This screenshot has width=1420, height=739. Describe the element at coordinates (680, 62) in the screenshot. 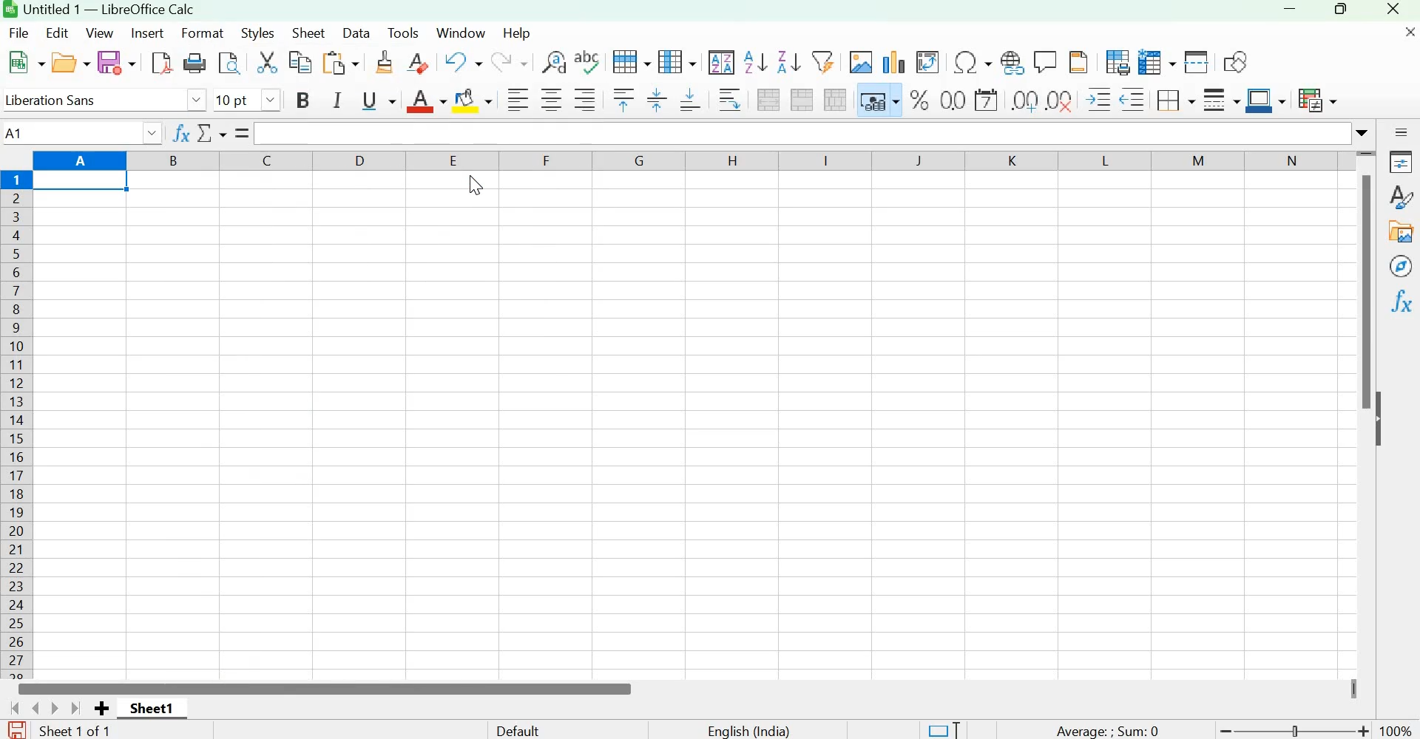

I see `Column` at that location.